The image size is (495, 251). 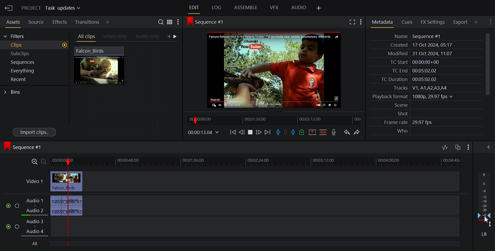 What do you see at coordinates (312, 132) in the screenshot?
I see `Remove all marked sections` at bounding box center [312, 132].